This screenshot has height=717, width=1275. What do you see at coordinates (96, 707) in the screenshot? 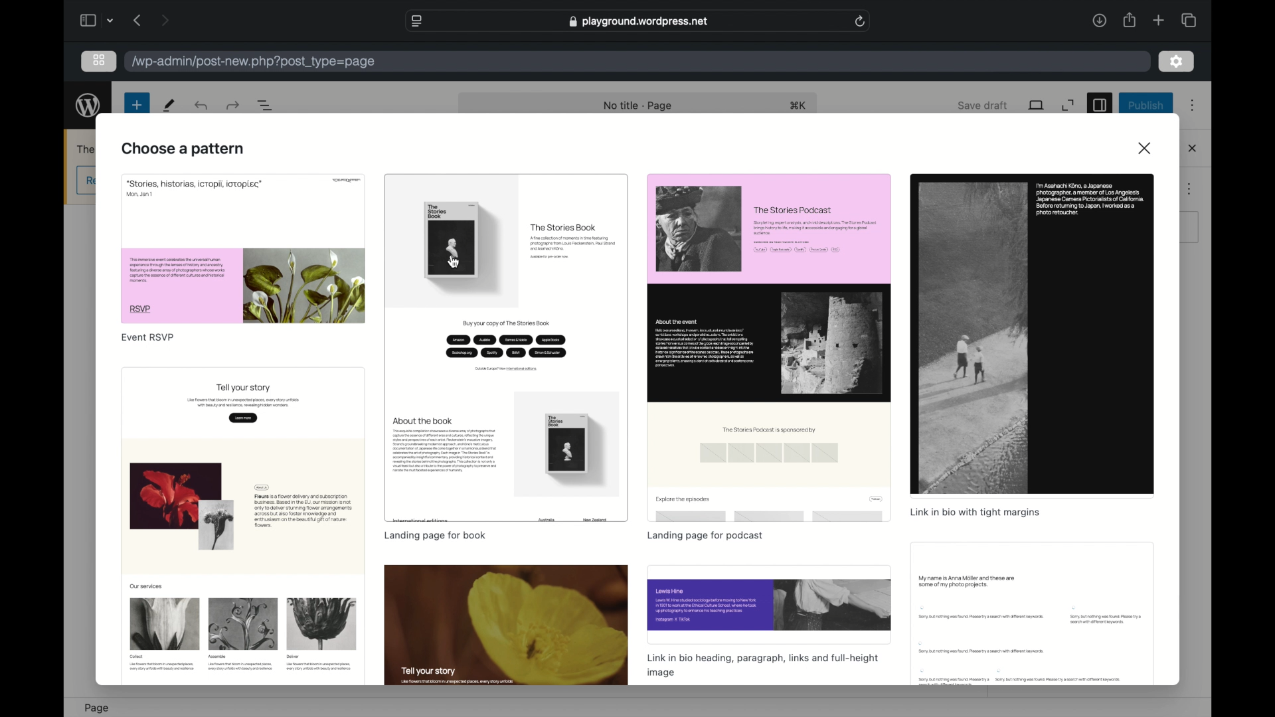
I see `page` at bounding box center [96, 707].